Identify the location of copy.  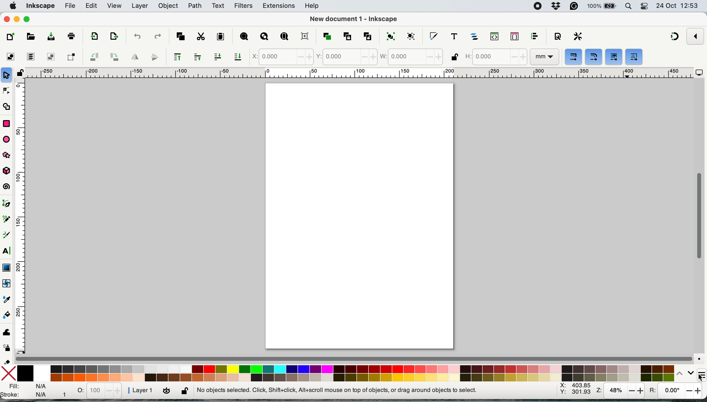
(181, 36).